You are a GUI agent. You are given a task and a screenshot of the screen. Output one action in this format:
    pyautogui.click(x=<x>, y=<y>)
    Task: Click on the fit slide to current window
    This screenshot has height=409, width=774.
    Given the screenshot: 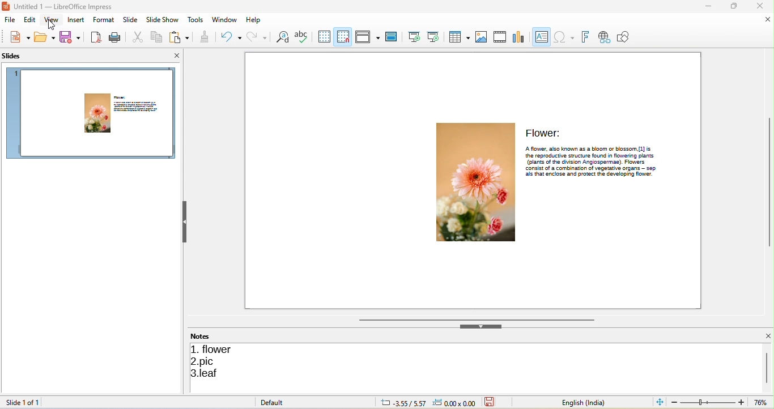 What is the action you would take?
    pyautogui.click(x=658, y=402)
    